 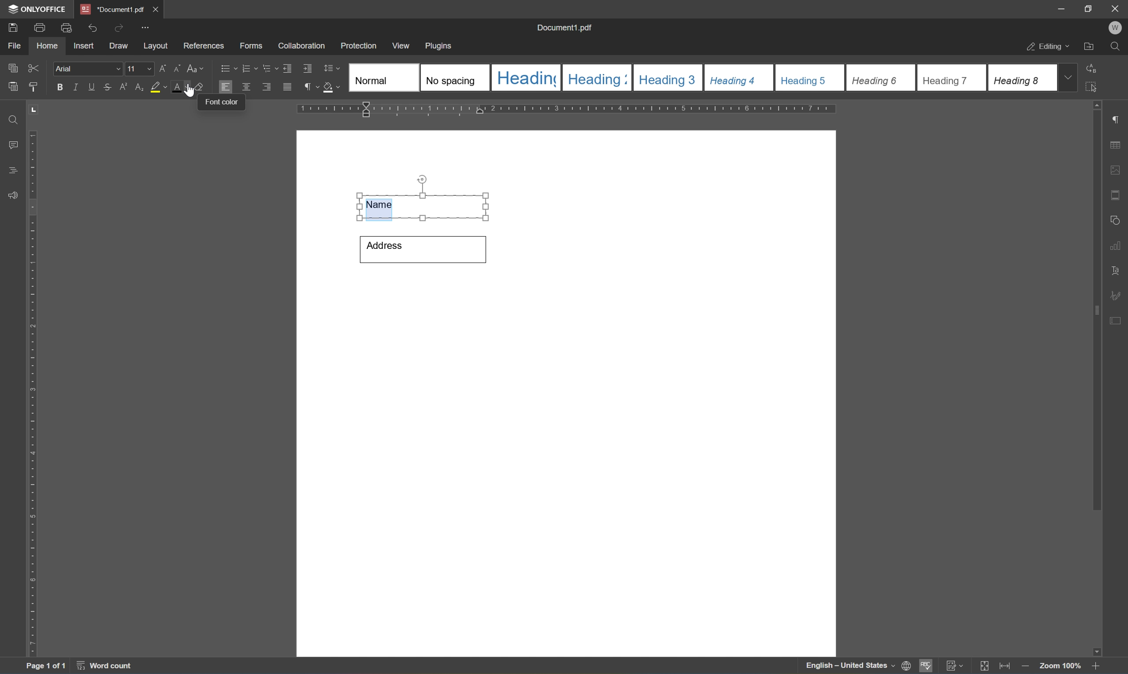 I want to click on document1.pdf, so click(x=565, y=26).